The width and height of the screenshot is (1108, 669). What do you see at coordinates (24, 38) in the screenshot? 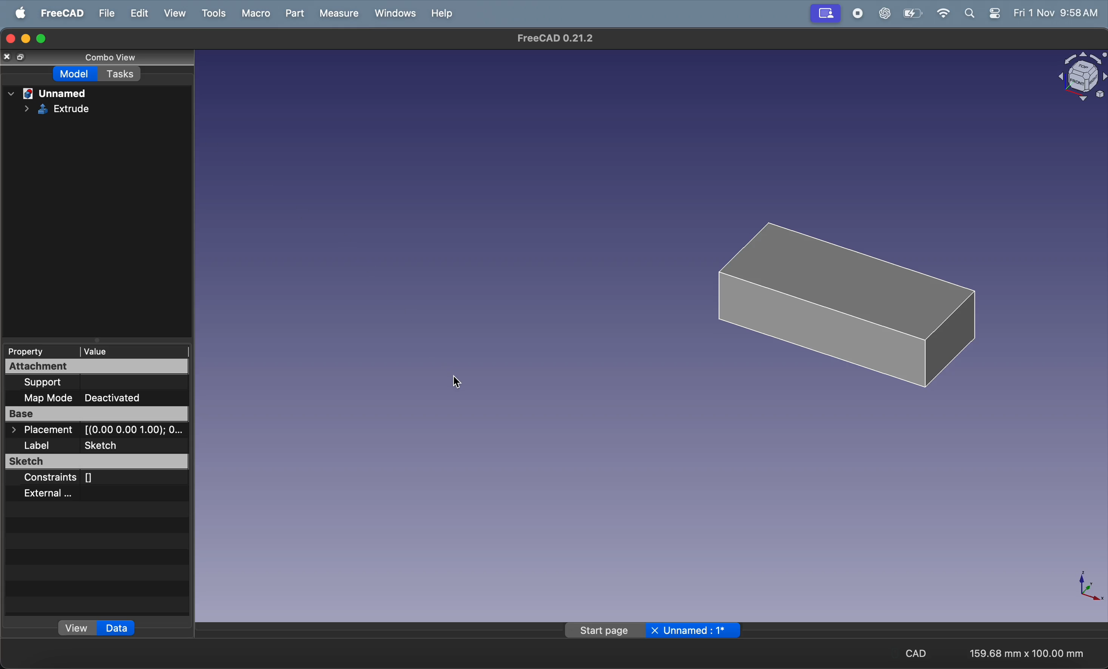
I see `minimize` at bounding box center [24, 38].